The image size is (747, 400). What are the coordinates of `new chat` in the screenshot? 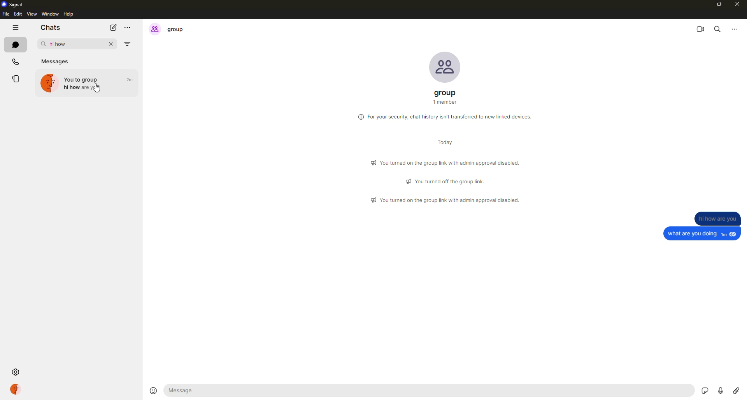 It's located at (112, 28).